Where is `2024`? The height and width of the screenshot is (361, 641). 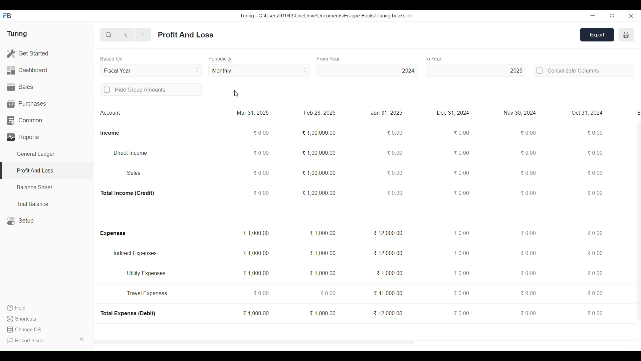
2024 is located at coordinates (367, 71).